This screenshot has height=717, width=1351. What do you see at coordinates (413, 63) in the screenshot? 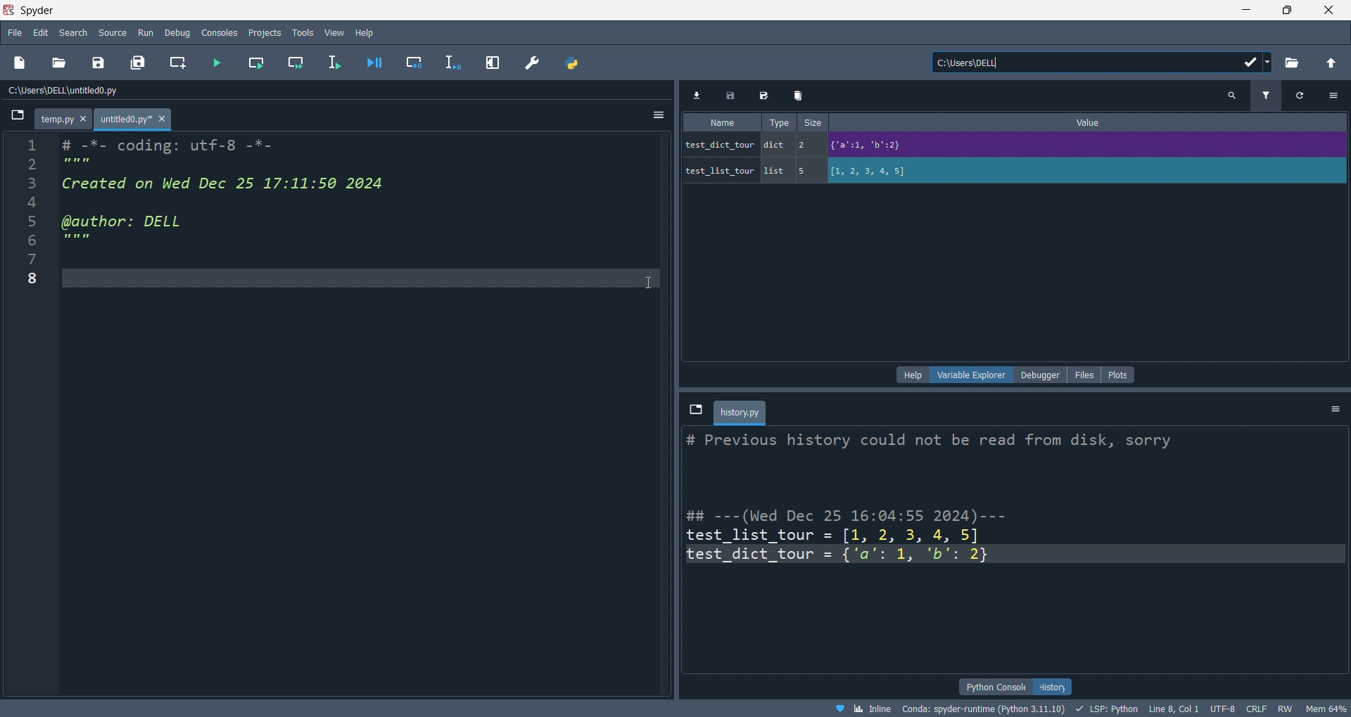
I see `debug cell` at bounding box center [413, 63].